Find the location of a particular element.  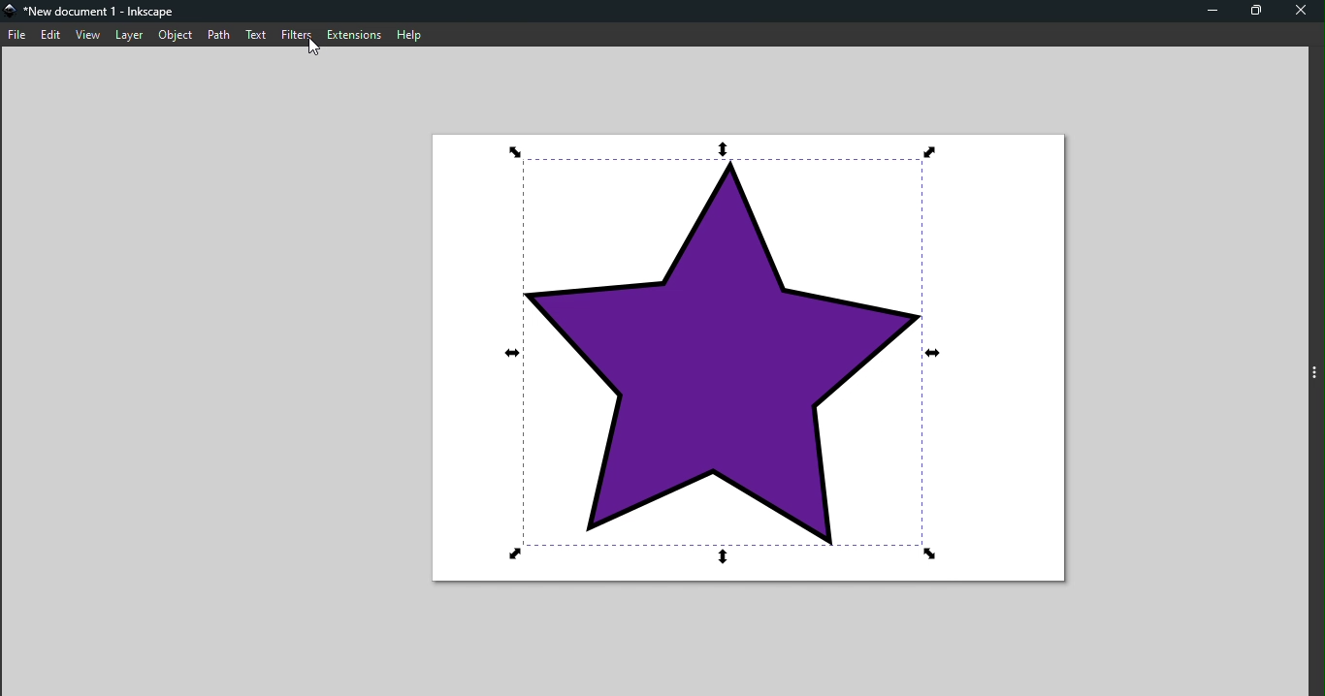

Extensions is located at coordinates (350, 33).